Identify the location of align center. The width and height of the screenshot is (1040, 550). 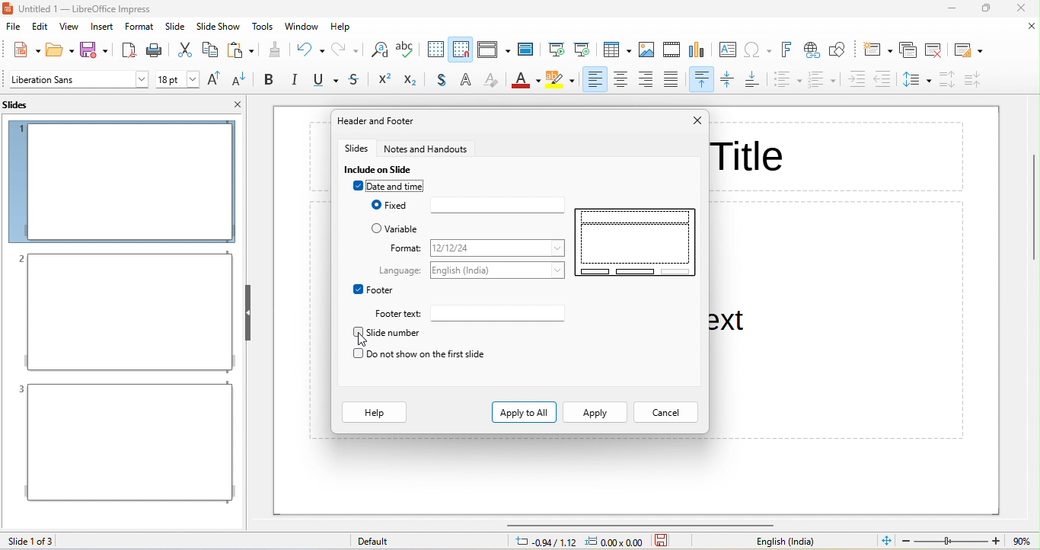
(621, 80).